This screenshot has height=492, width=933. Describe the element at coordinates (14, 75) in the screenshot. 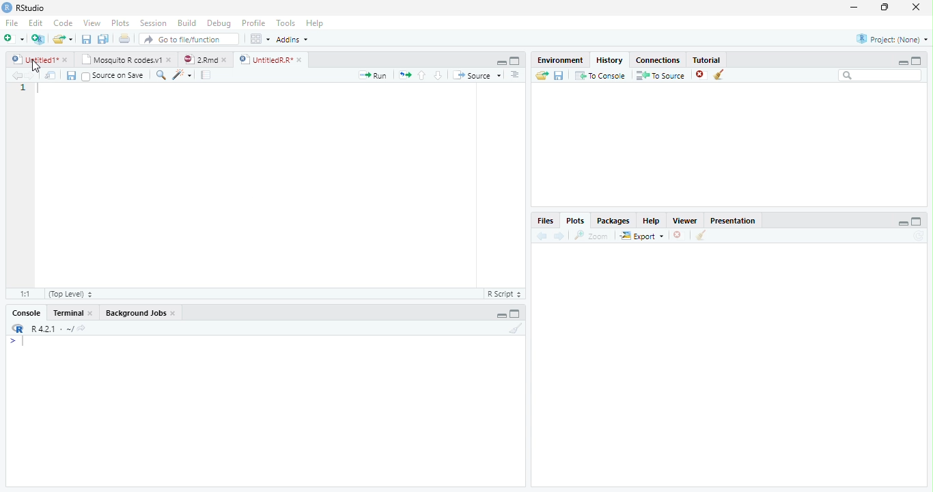

I see `back` at that location.